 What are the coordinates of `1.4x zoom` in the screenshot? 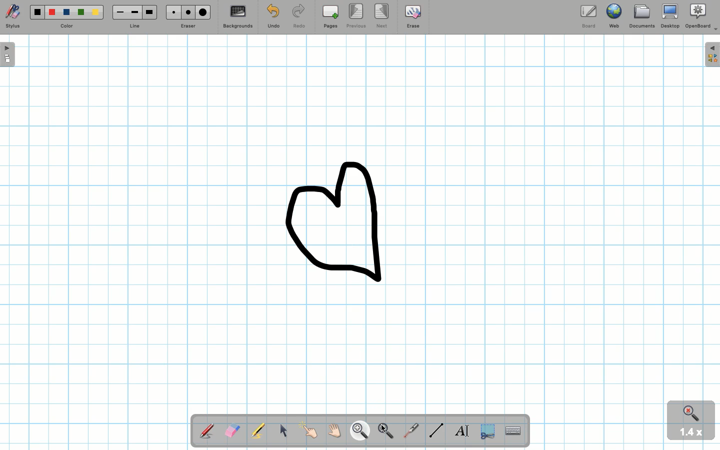 It's located at (692, 434).